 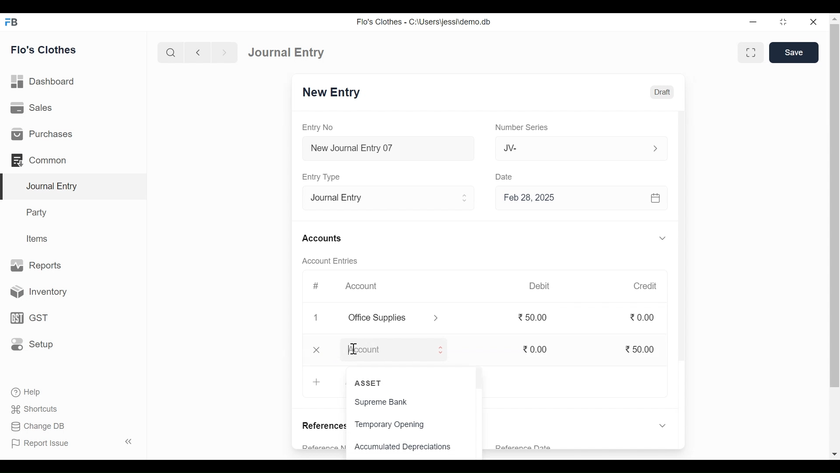 What do you see at coordinates (570, 149) in the screenshot?
I see `JV-` at bounding box center [570, 149].